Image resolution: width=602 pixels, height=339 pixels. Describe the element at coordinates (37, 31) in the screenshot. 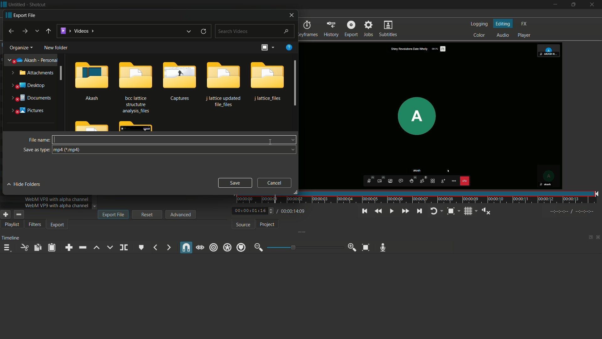

I see `recent locations` at that location.